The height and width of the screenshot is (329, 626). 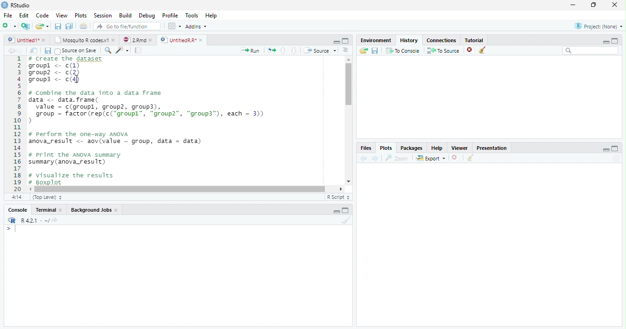 What do you see at coordinates (335, 41) in the screenshot?
I see `Minimize` at bounding box center [335, 41].